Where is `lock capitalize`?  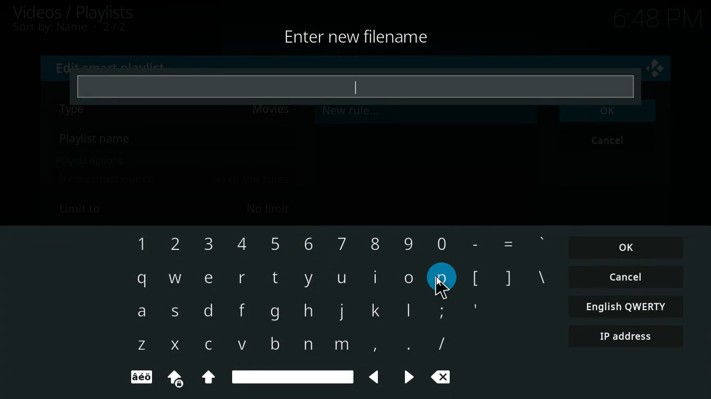
lock capitalize is located at coordinates (172, 379).